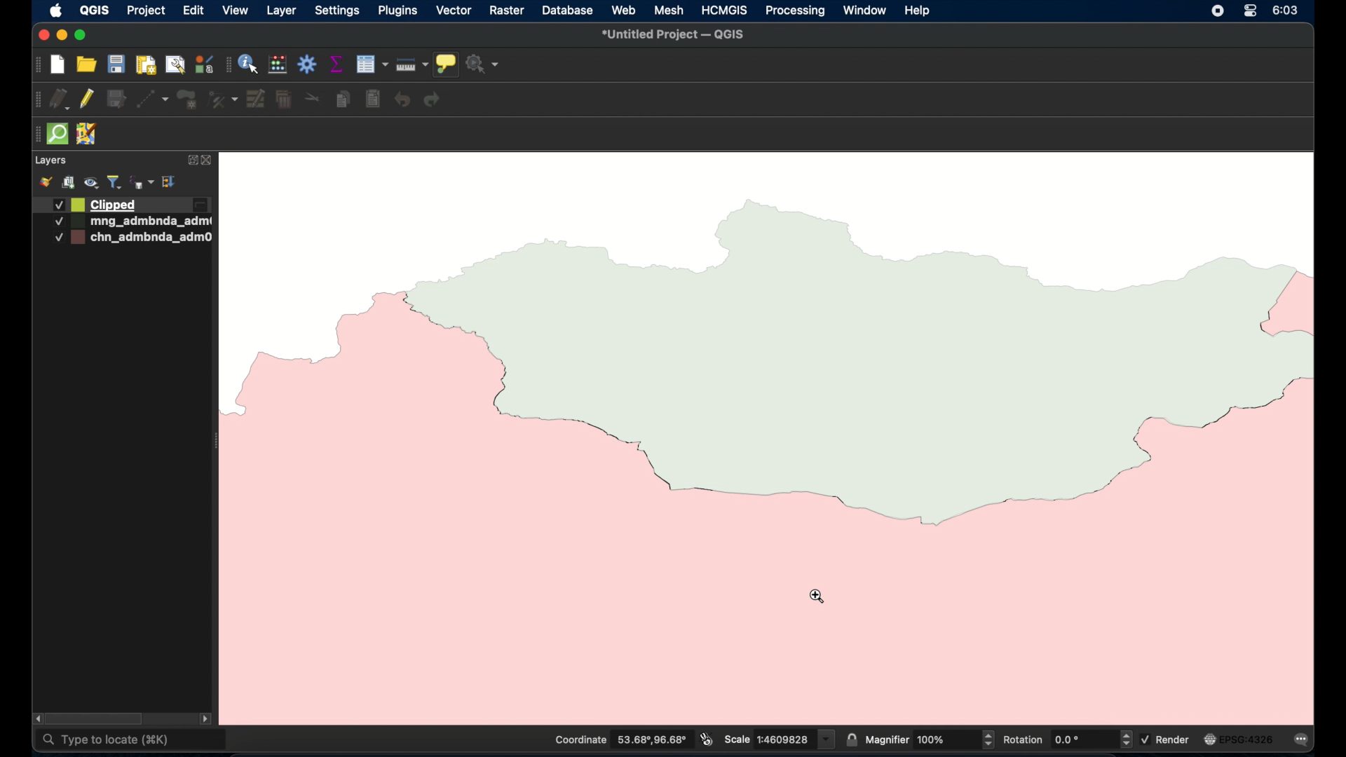  What do you see at coordinates (483, 64) in the screenshot?
I see `no action selected` at bounding box center [483, 64].